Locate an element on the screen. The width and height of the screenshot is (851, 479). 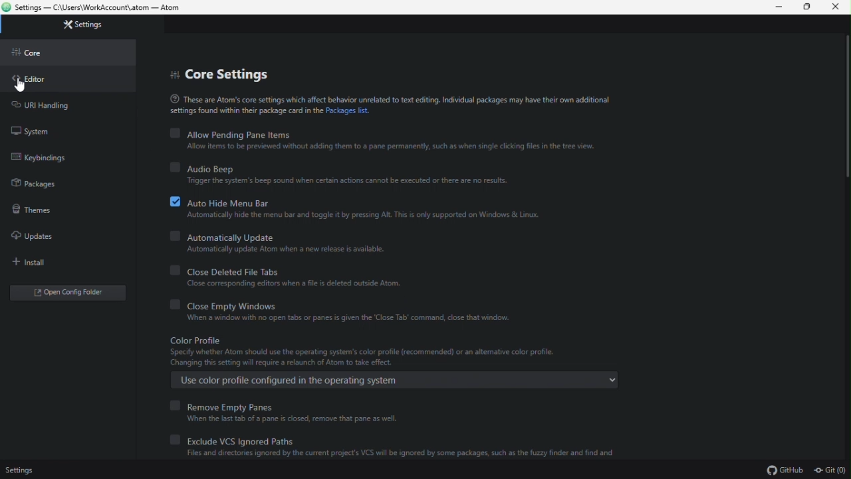
git is located at coordinates (831, 470).